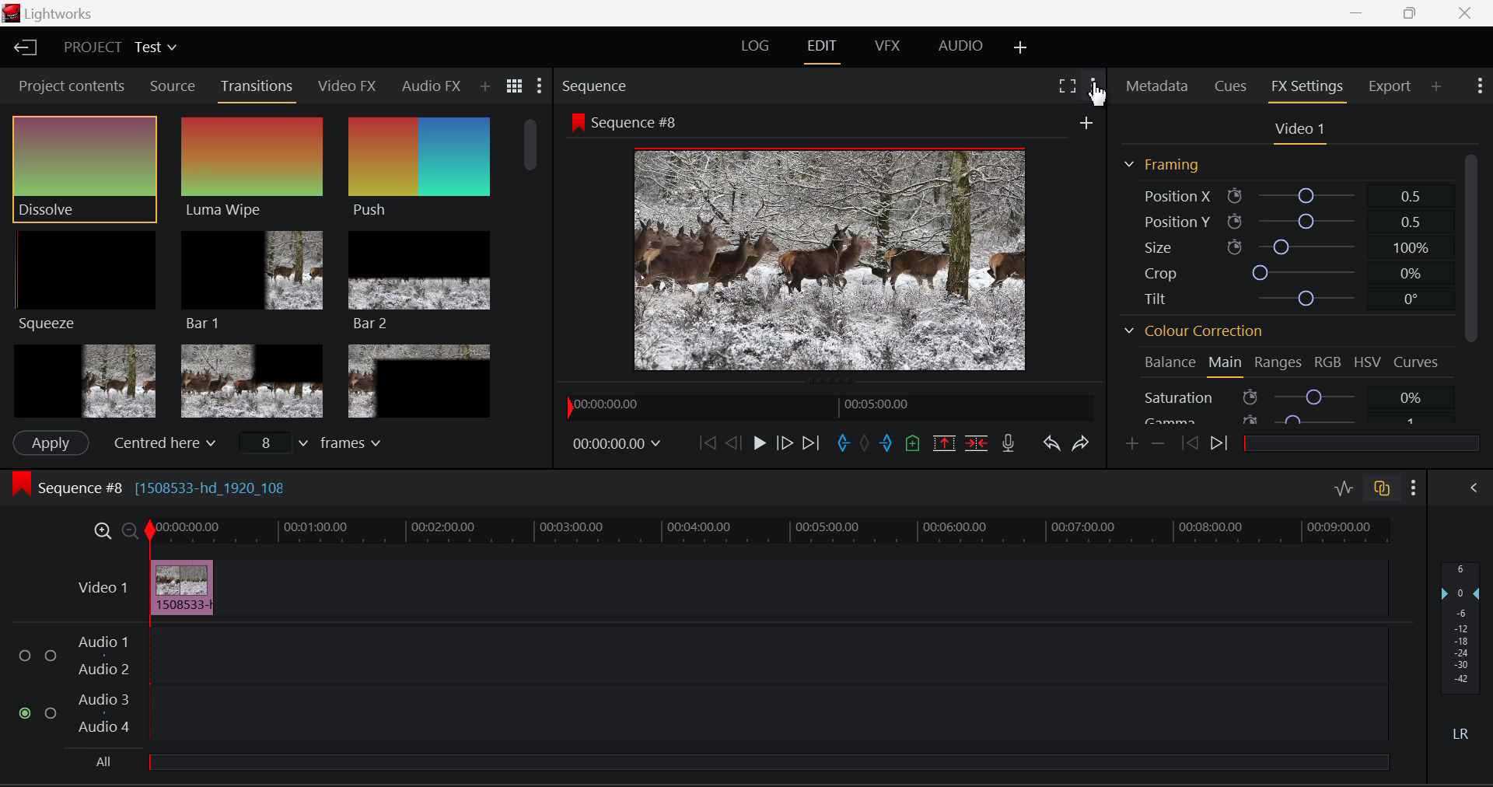 This screenshot has width=1493, height=787. Describe the element at coordinates (1387, 86) in the screenshot. I see `Export` at that location.